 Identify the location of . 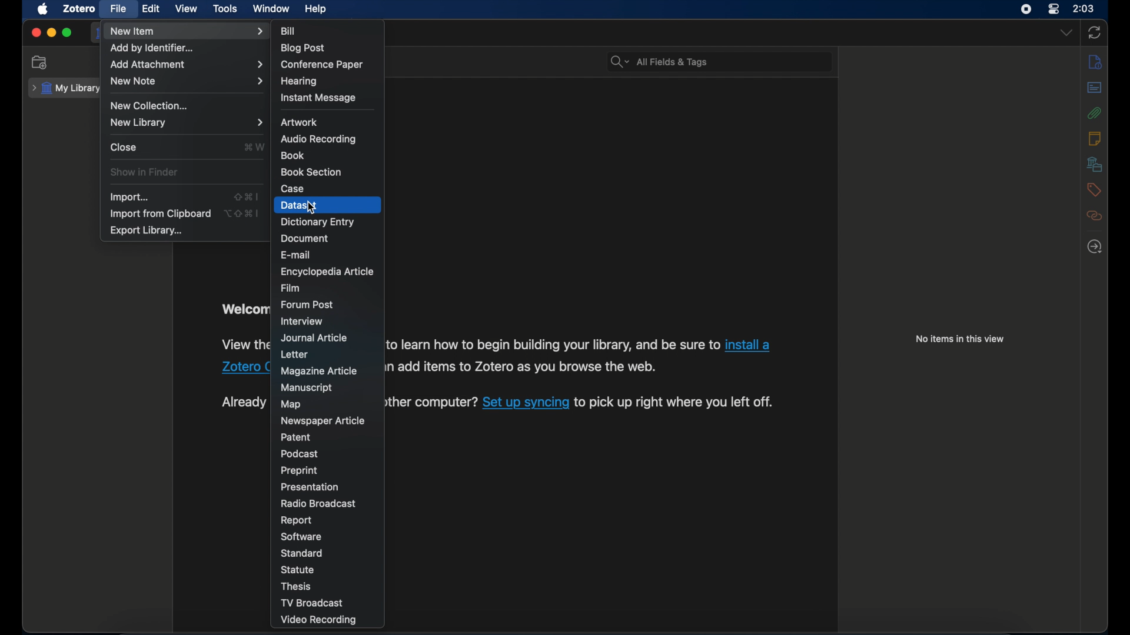
(673, 403).